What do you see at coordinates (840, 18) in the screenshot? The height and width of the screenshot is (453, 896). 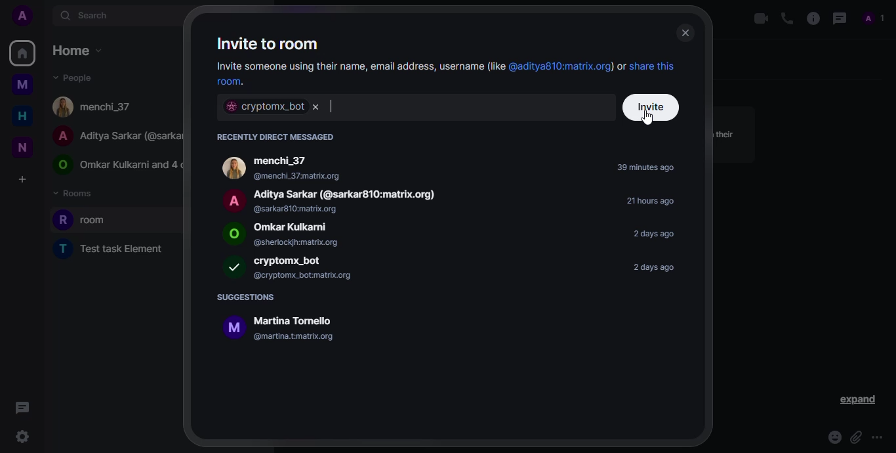 I see `threads` at bounding box center [840, 18].